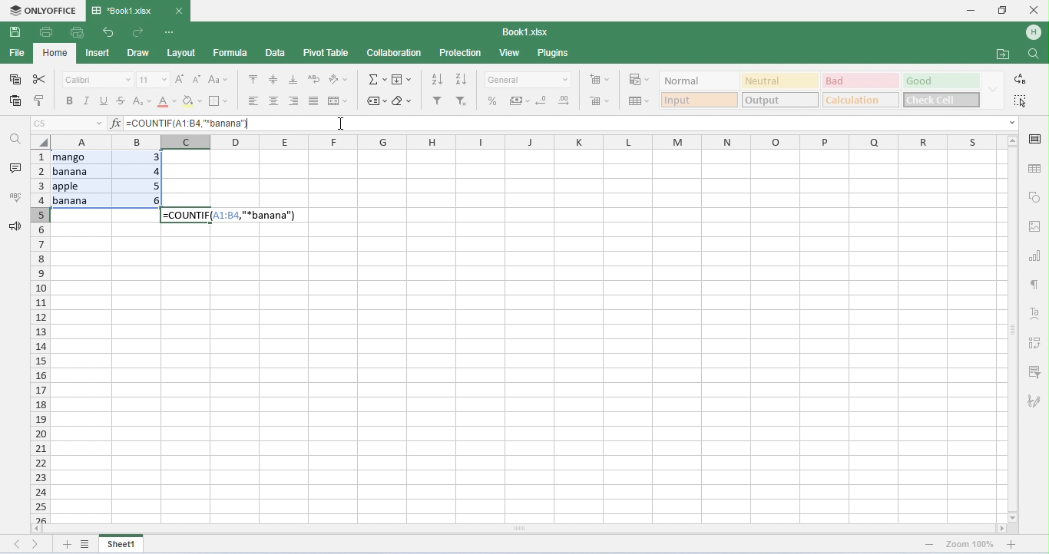  I want to click on comments, so click(18, 167).